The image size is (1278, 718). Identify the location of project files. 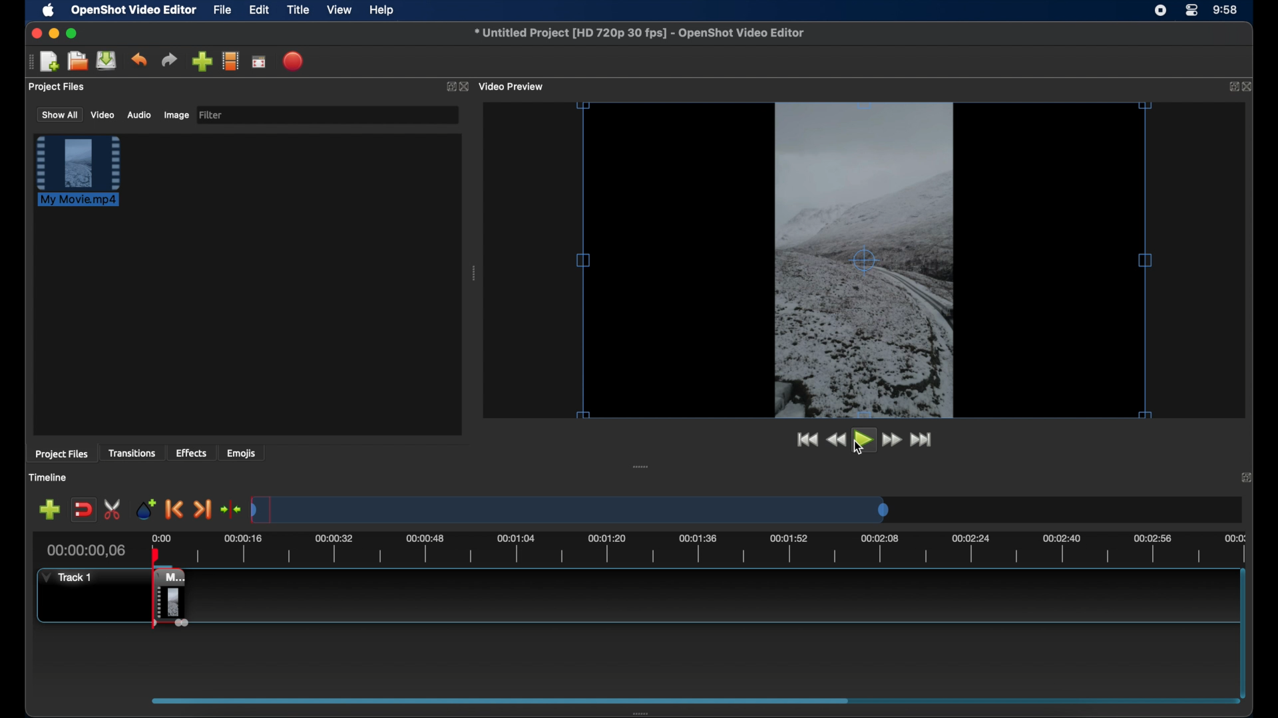
(61, 454).